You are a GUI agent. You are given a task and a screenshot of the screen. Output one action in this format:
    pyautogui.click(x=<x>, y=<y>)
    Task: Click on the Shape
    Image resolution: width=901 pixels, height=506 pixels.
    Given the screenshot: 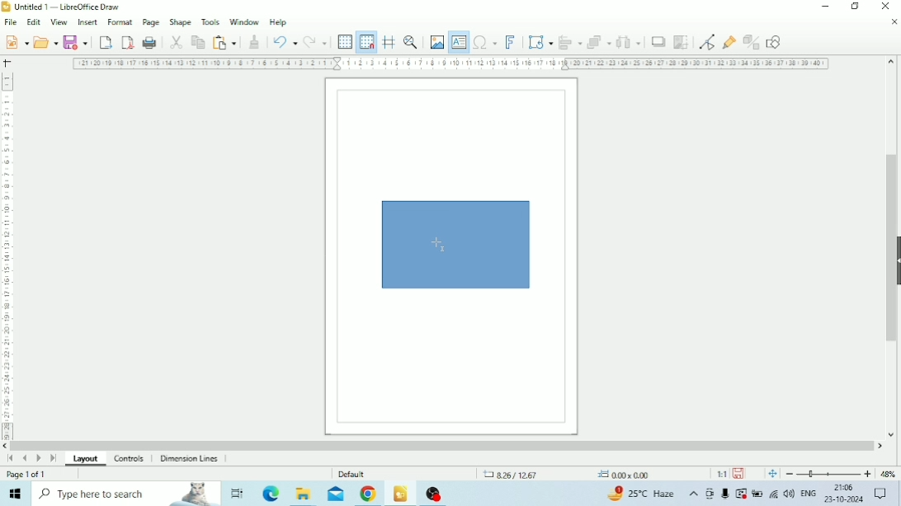 What is the action you would take?
    pyautogui.click(x=180, y=21)
    